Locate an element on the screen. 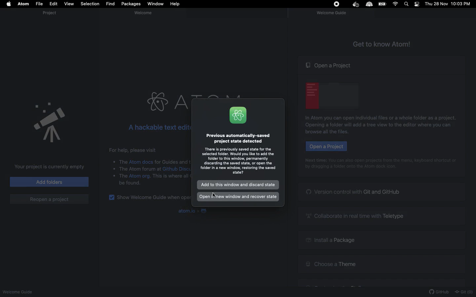  Welcome guide is located at coordinates (147, 13).